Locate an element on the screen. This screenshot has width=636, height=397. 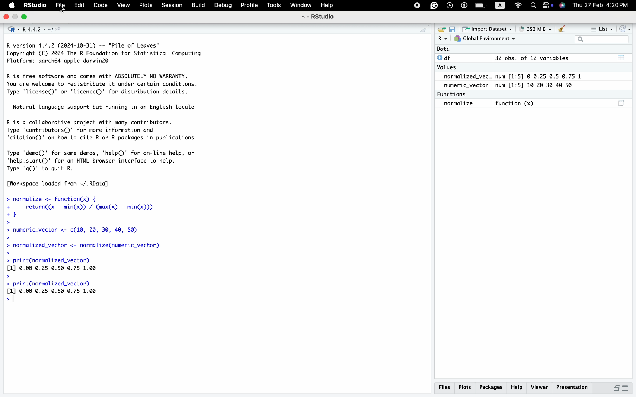
Numeric_Vector is located at coordinates (464, 86).